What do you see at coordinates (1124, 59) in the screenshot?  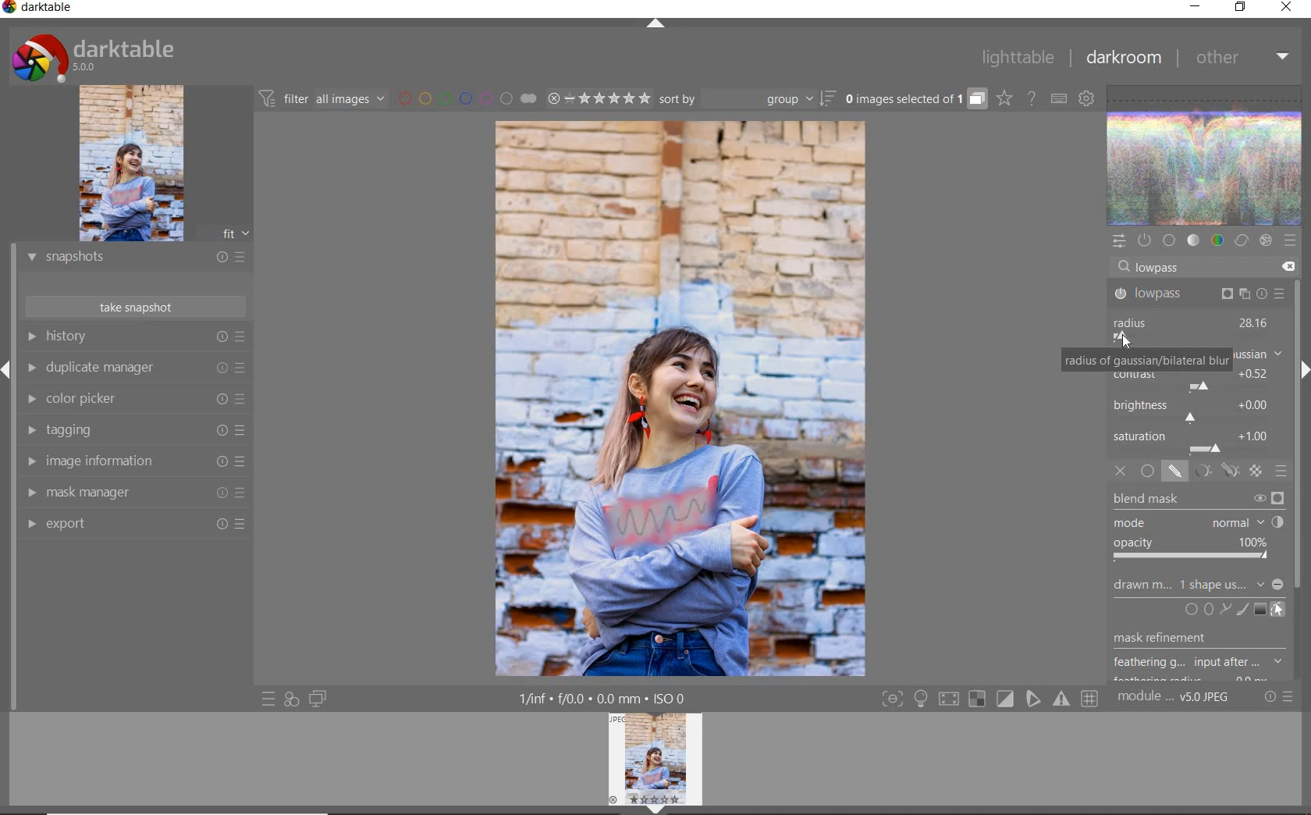 I see `darkroom` at bounding box center [1124, 59].